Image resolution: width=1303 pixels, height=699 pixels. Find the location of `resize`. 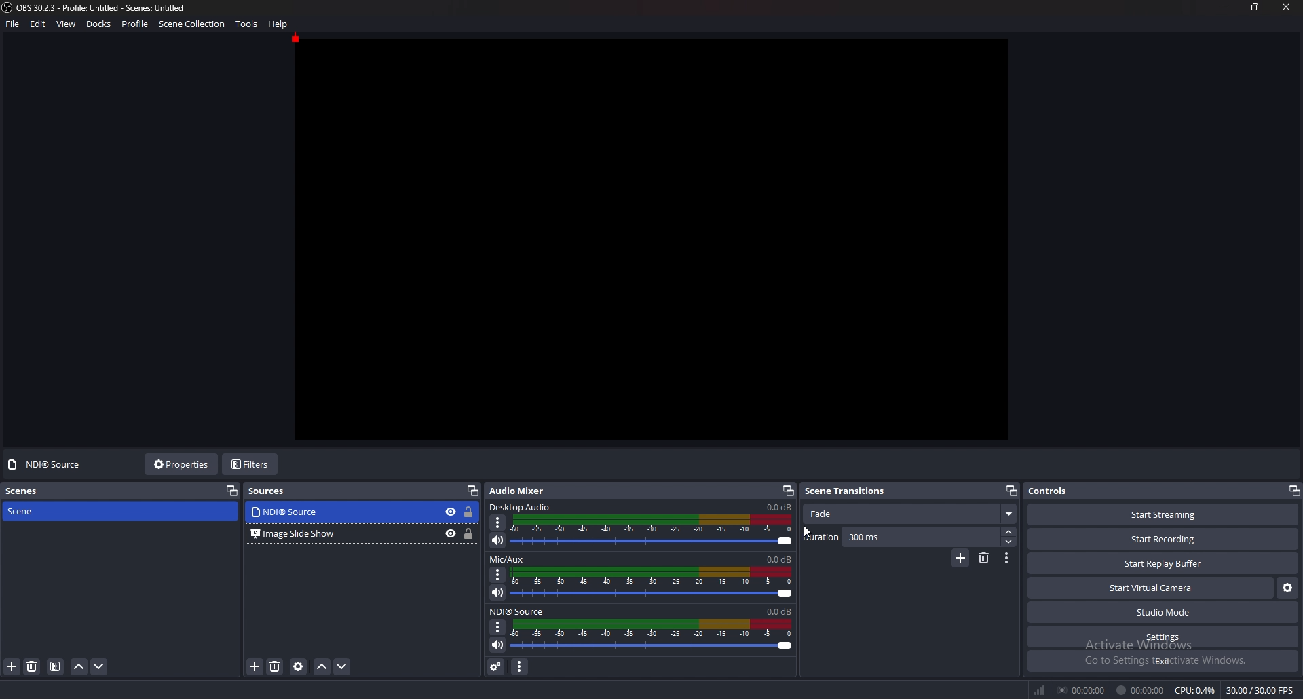

resize is located at coordinates (1256, 7).